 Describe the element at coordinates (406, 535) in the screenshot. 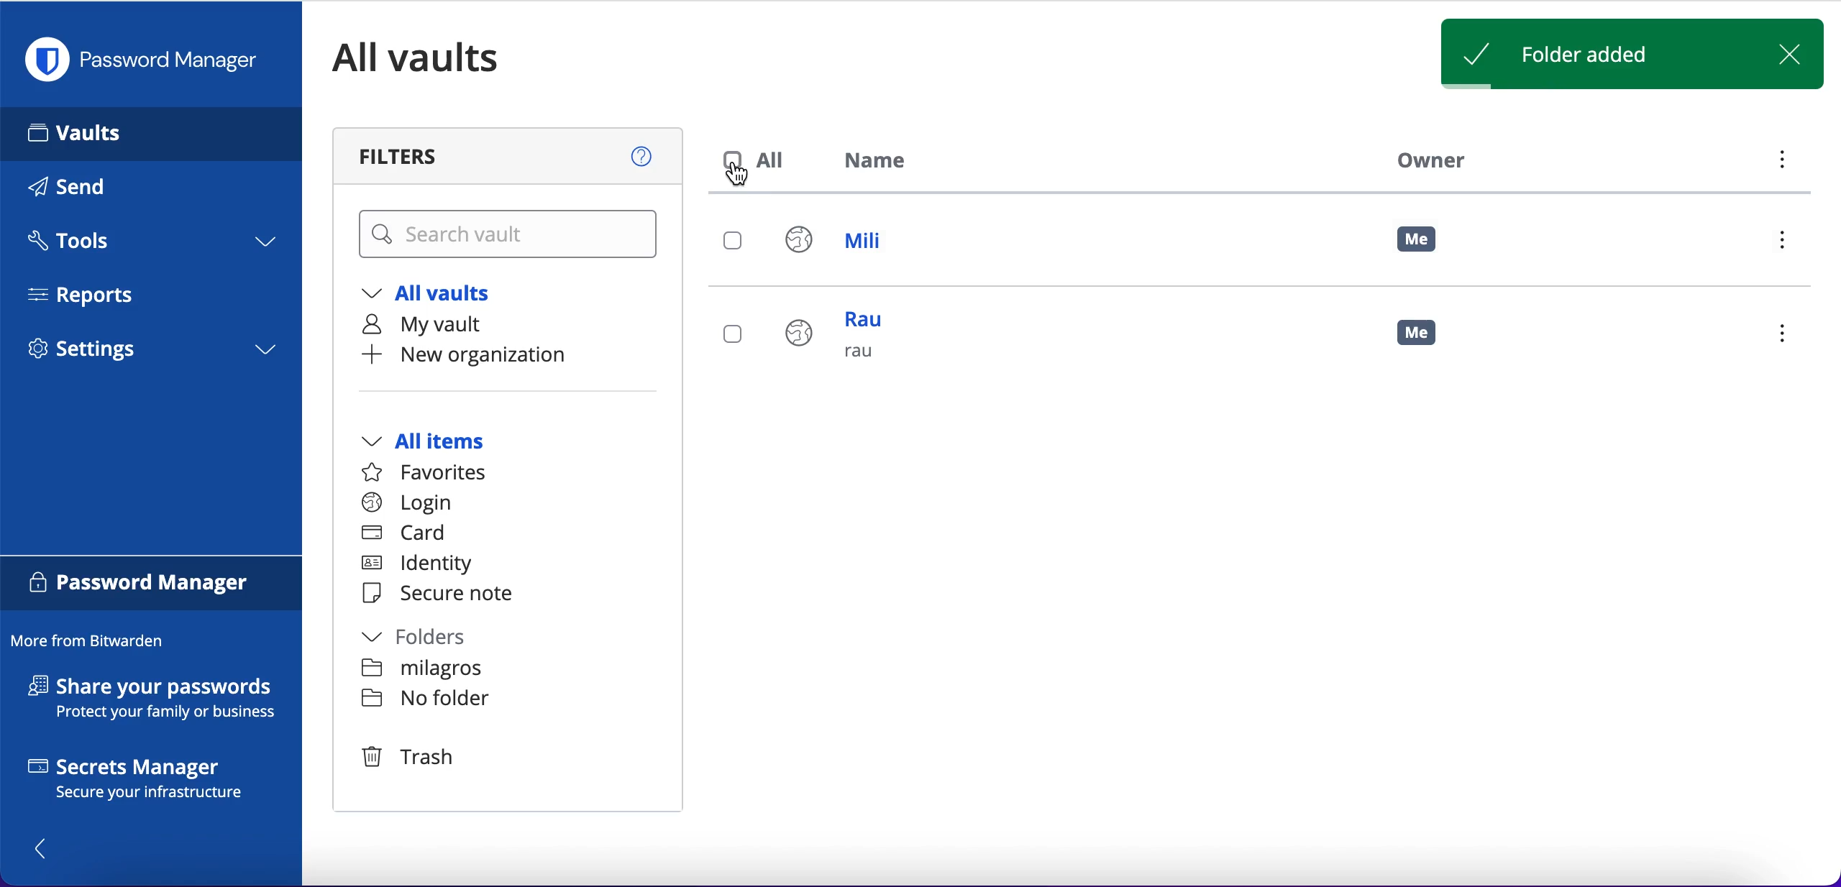

I see `card` at that location.